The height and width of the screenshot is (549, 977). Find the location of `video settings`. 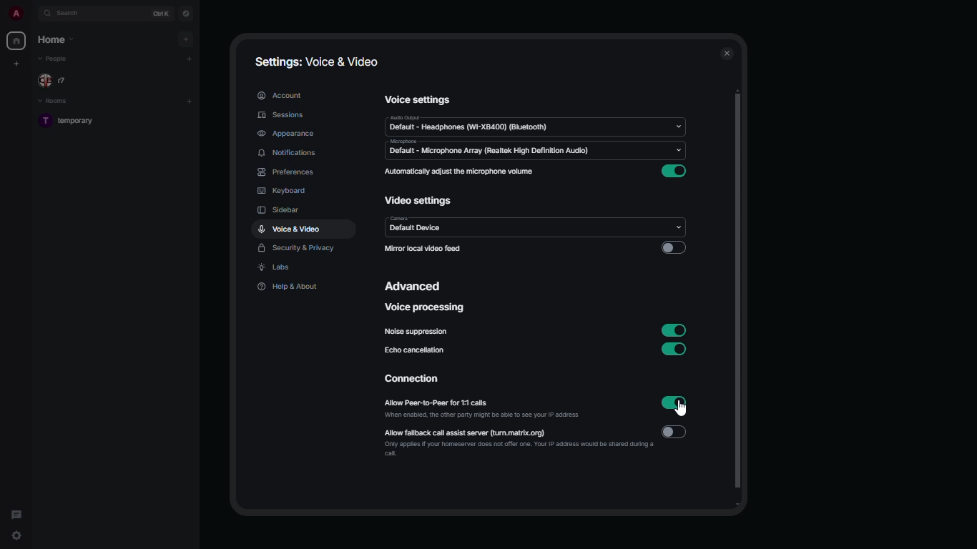

video settings is located at coordinates (420, 201).